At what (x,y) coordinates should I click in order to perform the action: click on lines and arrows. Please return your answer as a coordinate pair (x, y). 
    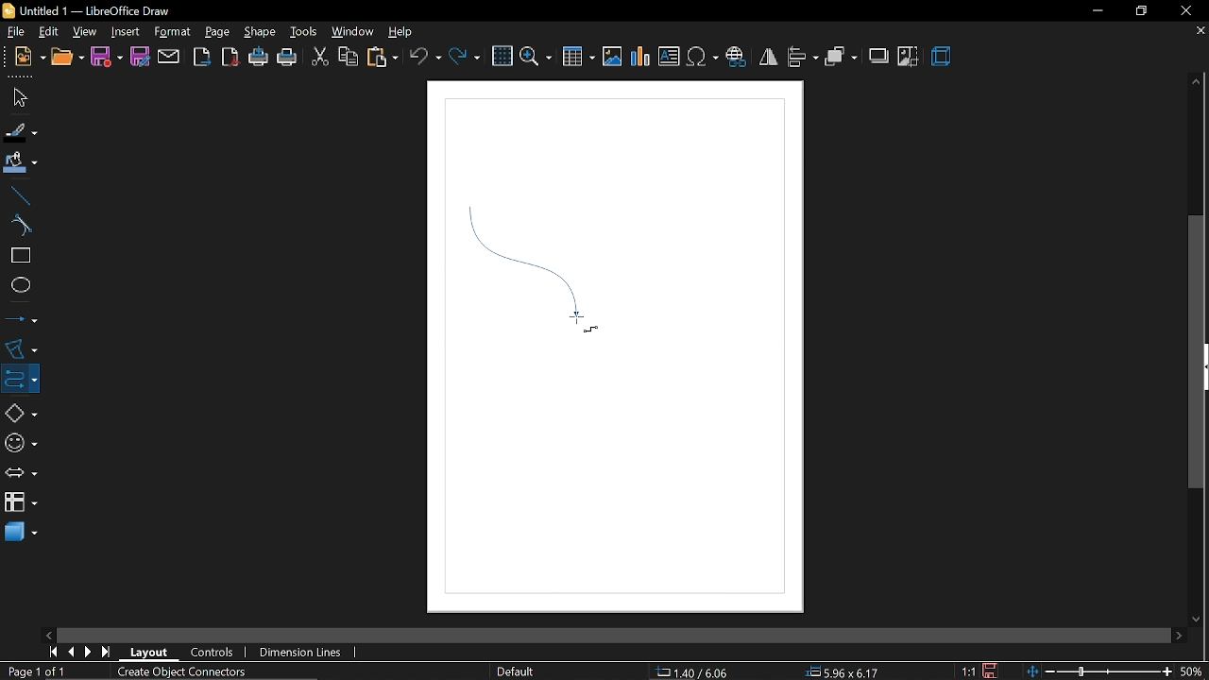
    Looking at the image, I should click on (21, 318).